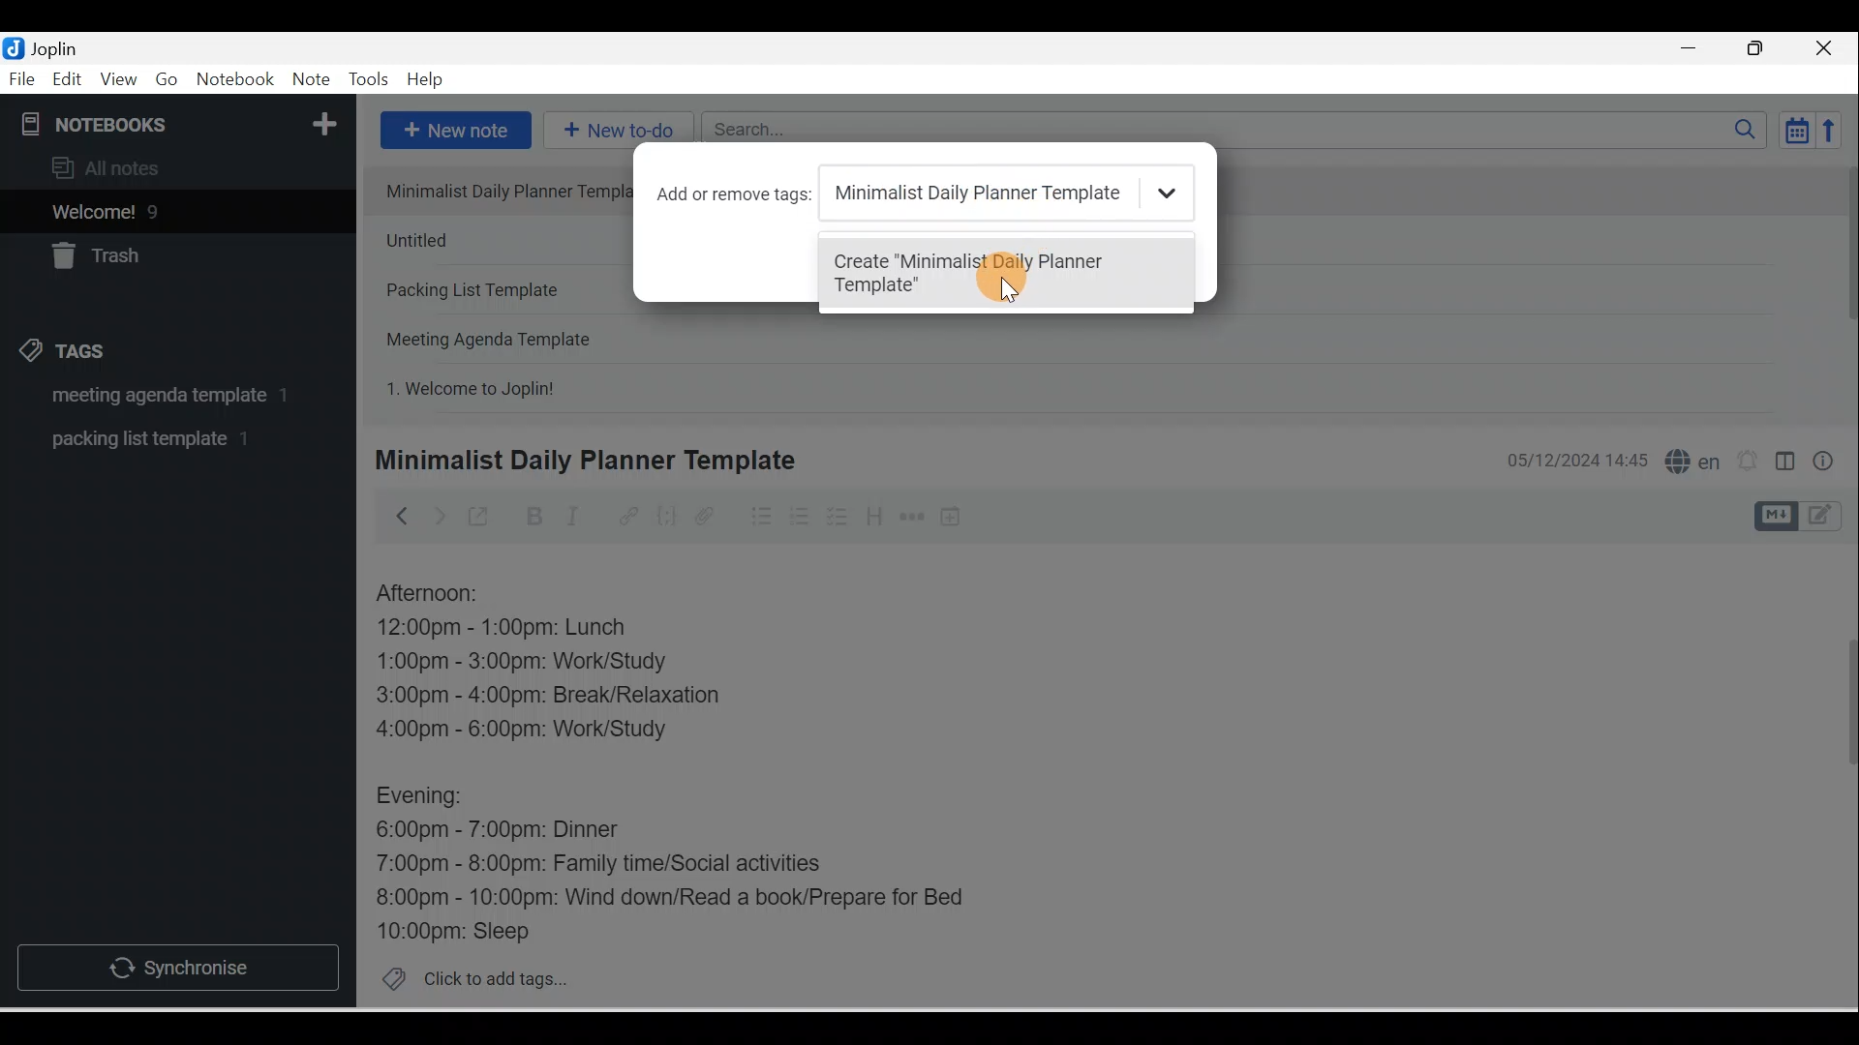  Describe the element at coordinates (182, 120) in the screenshot. I see `Notebooks` at that location.